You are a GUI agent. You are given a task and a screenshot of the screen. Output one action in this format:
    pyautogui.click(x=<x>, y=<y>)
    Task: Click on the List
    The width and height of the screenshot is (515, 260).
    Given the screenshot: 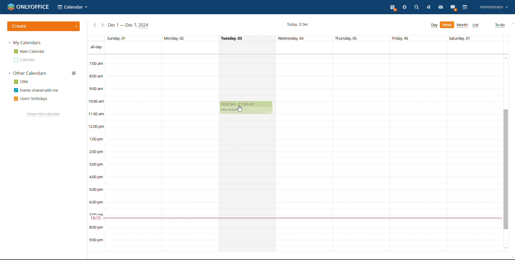 What is the action you would take?
    pyautogui.click(x=476, y=25)
    